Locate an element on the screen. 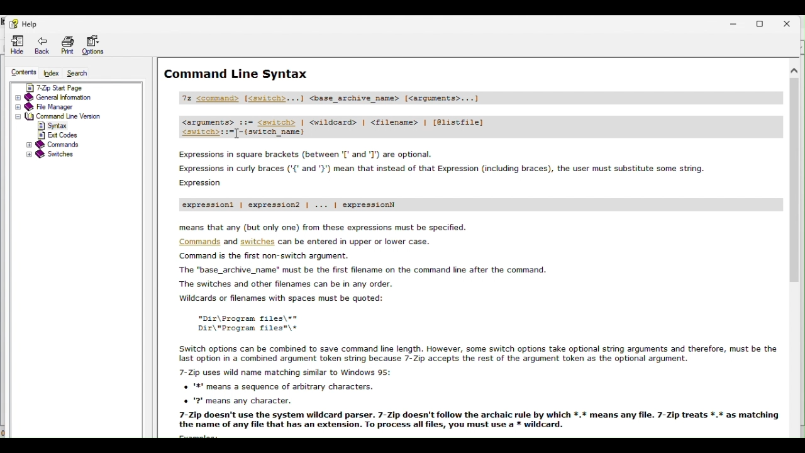  switch name is located at coordinates (264, 133).